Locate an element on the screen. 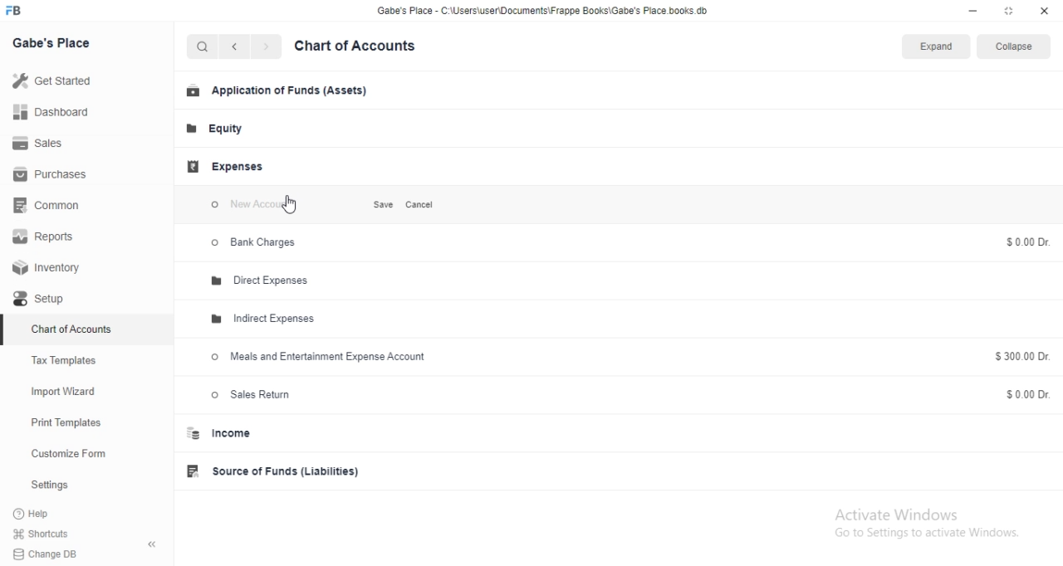  New account is located at coordinates (269, 204).